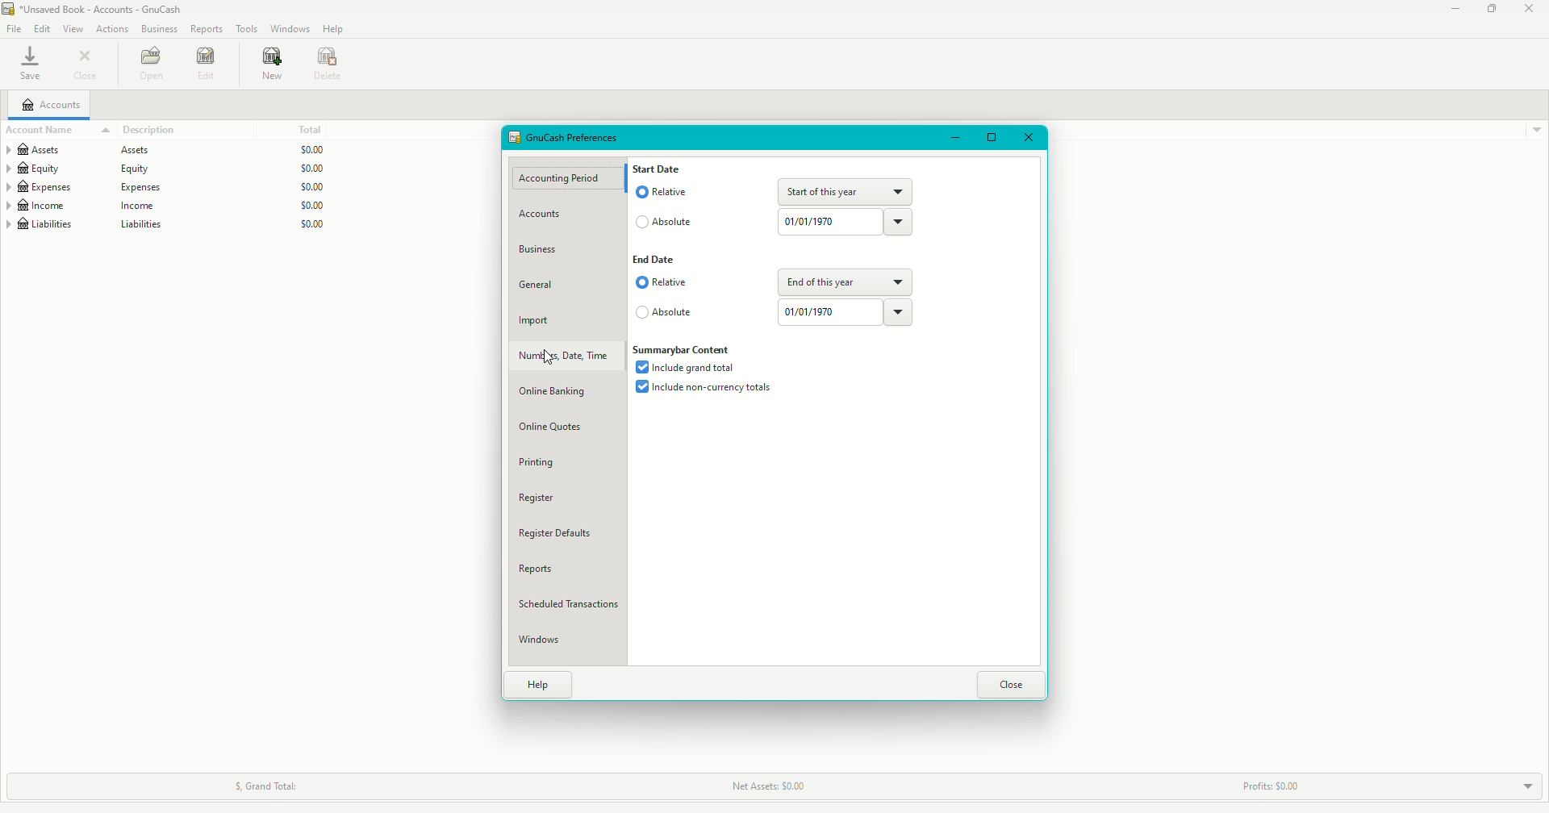  I want to click on file name, so click(105, 10).